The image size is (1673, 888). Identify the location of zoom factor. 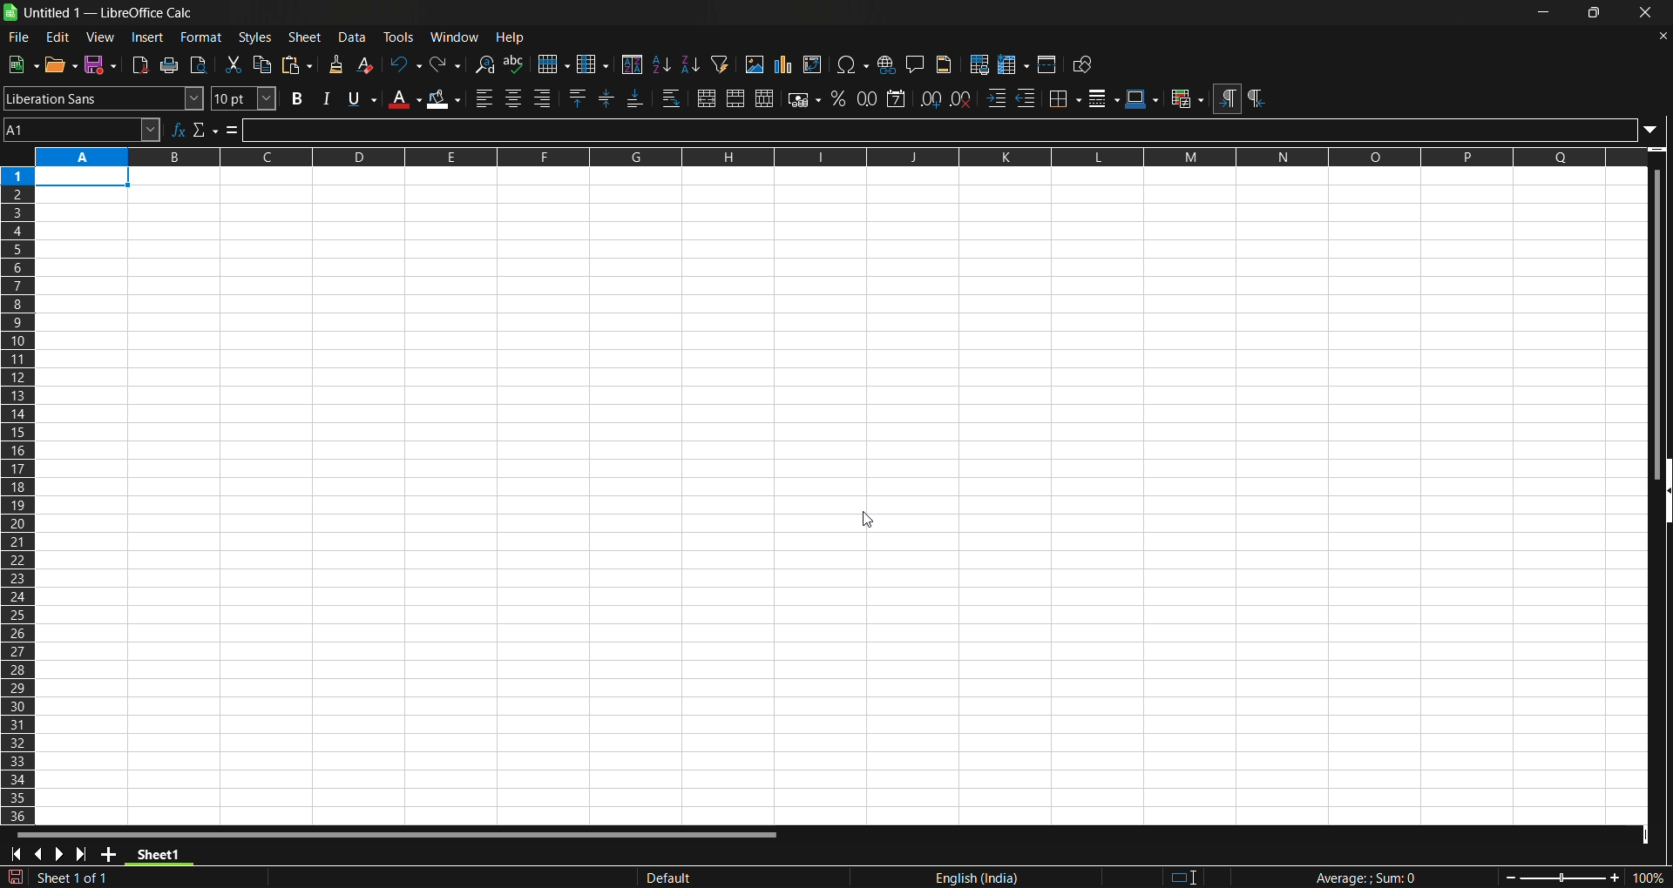
(1561, 877).